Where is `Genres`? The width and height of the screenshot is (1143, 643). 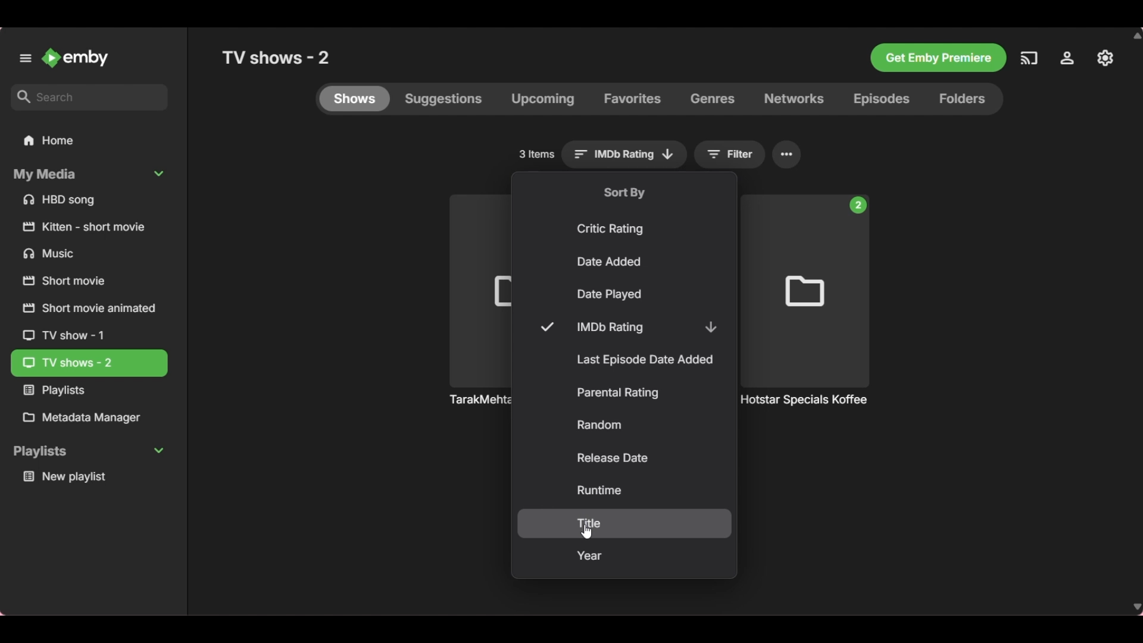
Genres is located at coordinates (713, 99).